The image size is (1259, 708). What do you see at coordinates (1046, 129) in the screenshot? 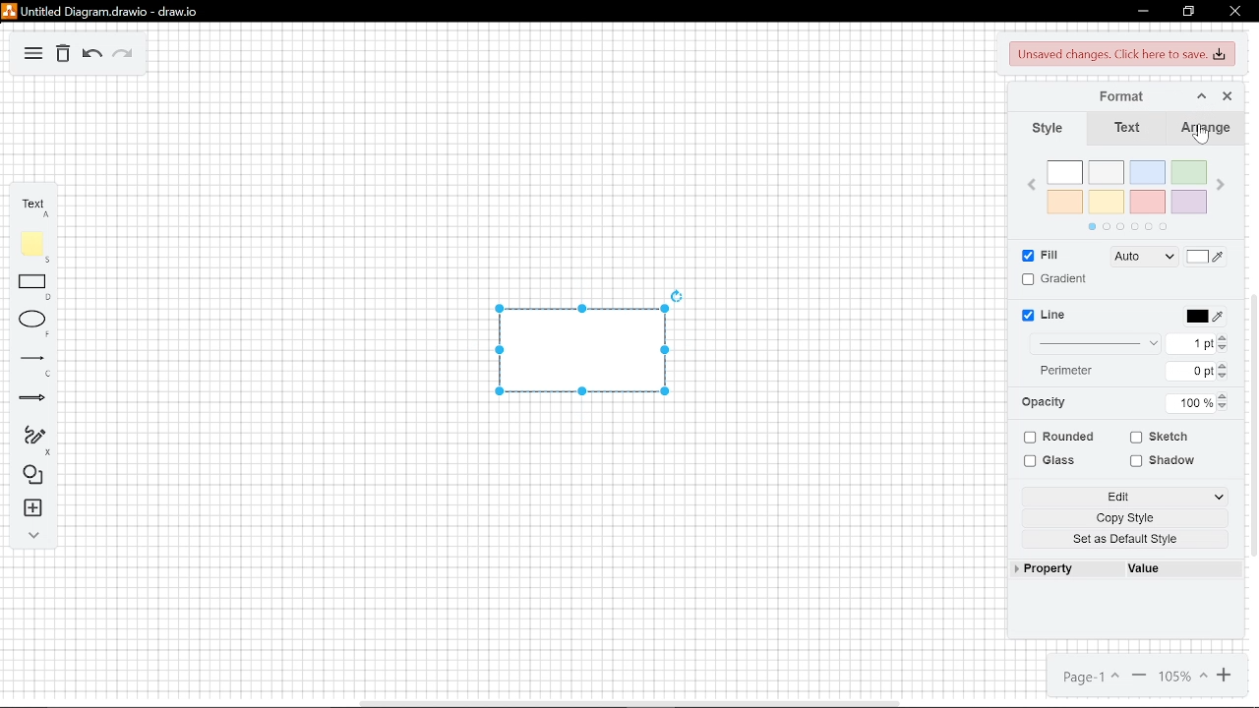
I see `style` at bounding box center [1046, 129].